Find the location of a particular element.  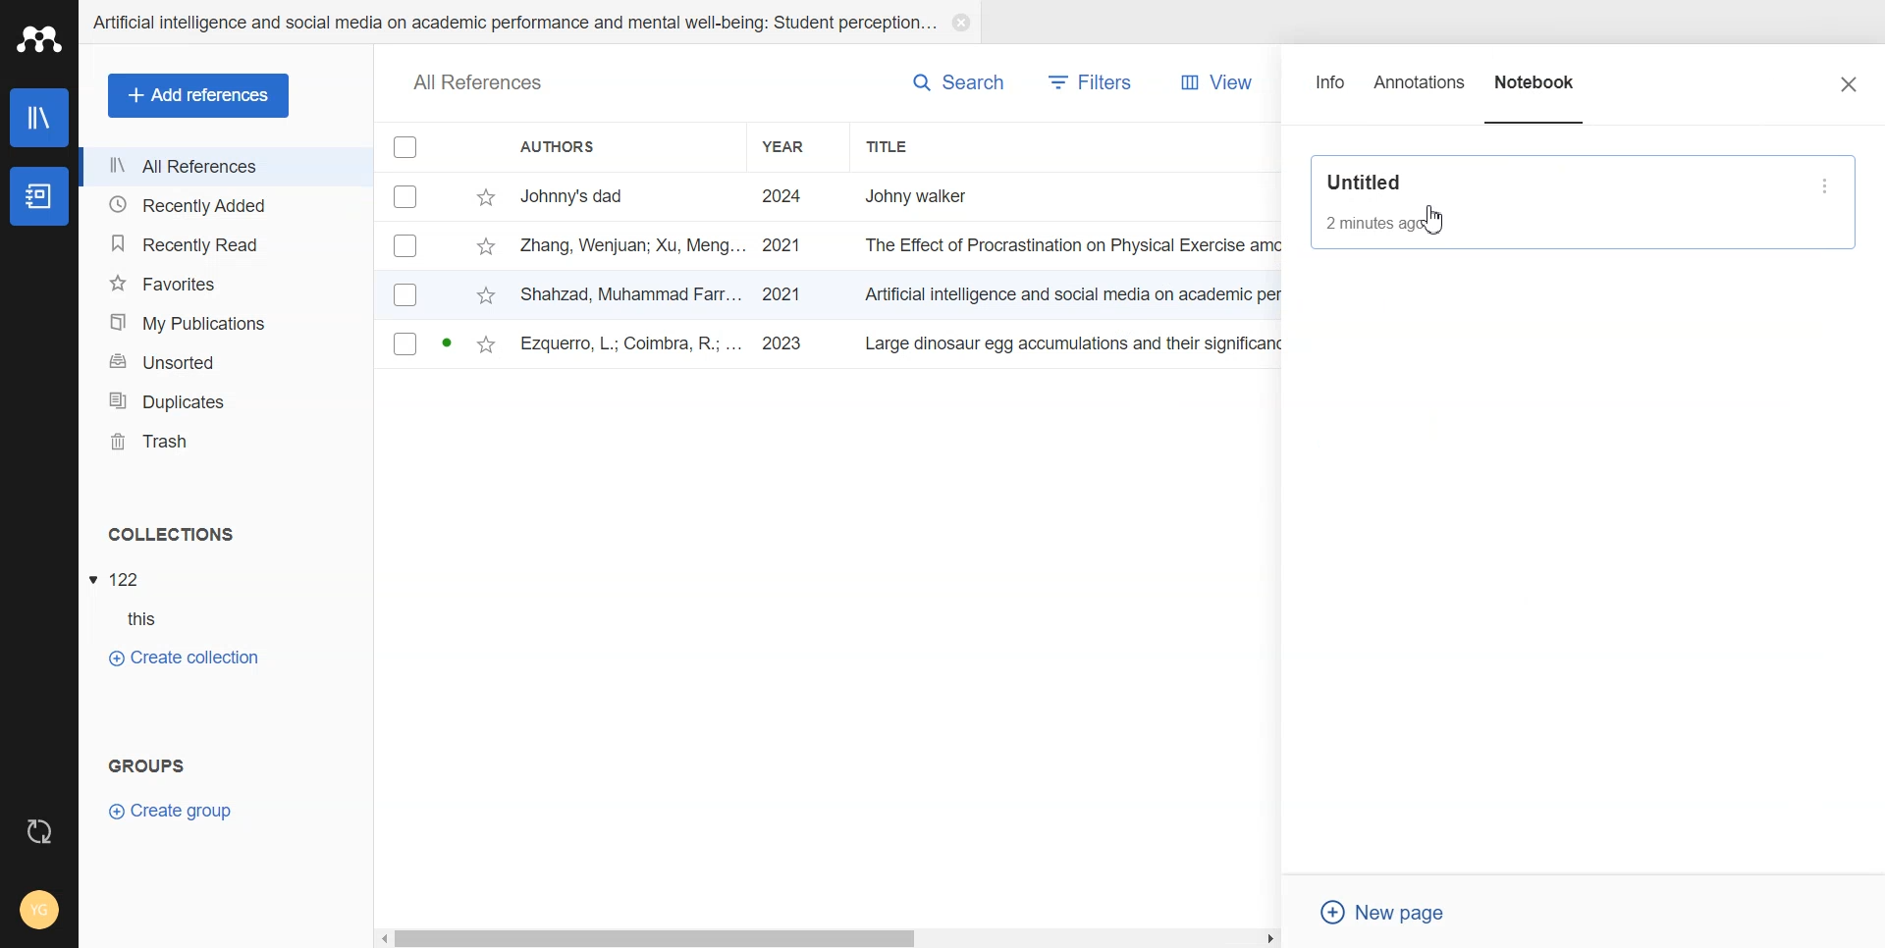

Horizontal Scroll bar is located at coordinates (830, 936).